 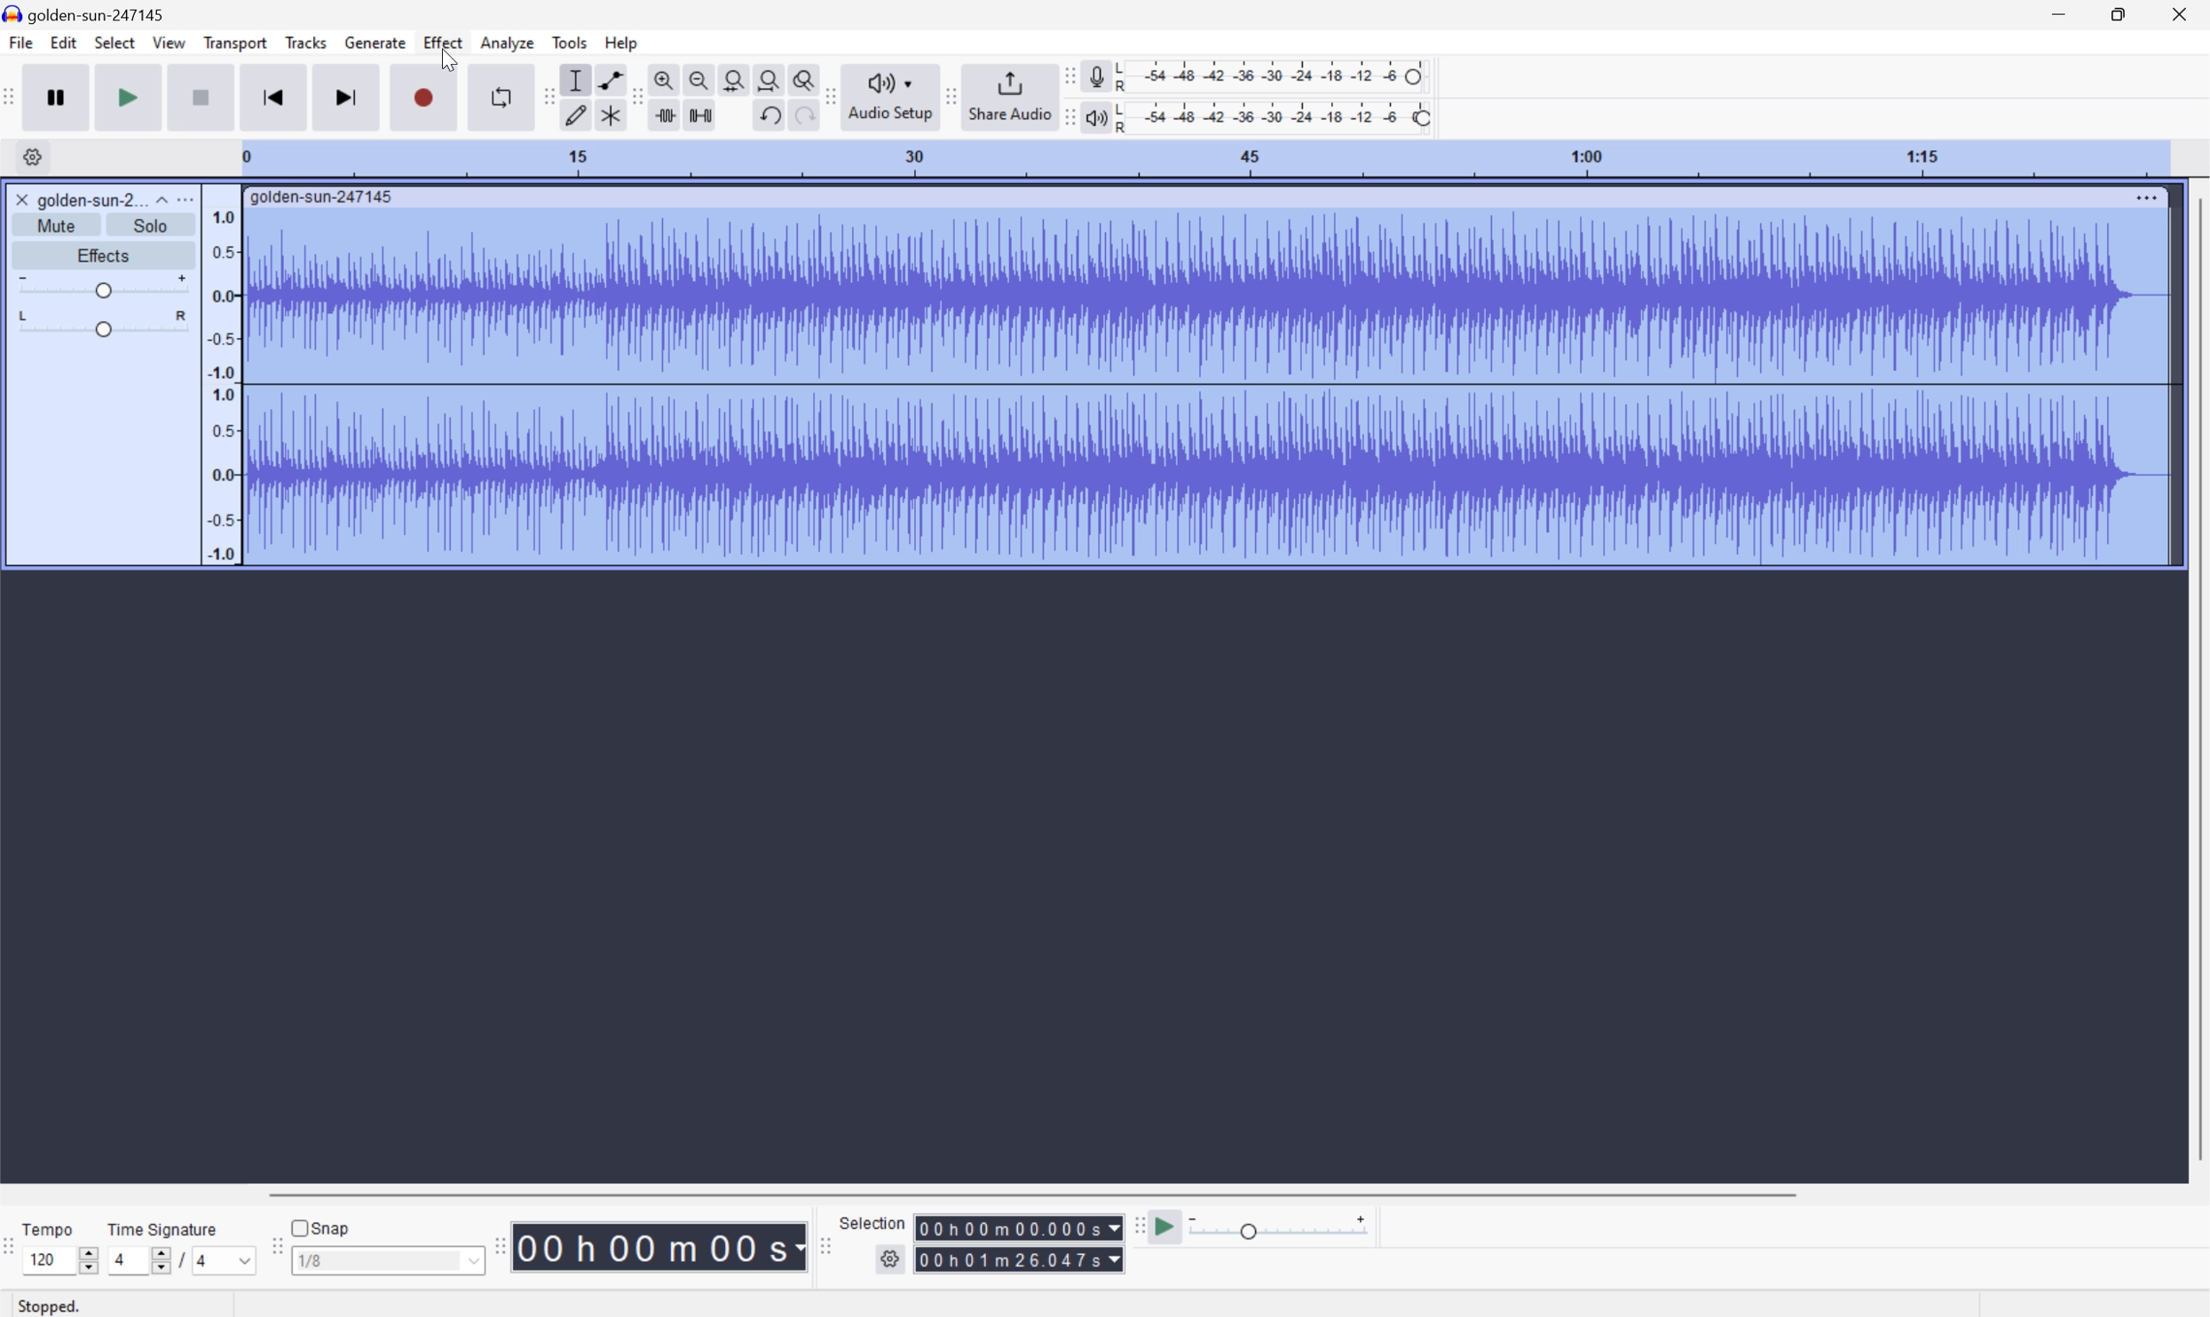 What do you see at coordinates (889, 1261) in the screenshot?
I see `Settings` at bounding box center [889, 1261].